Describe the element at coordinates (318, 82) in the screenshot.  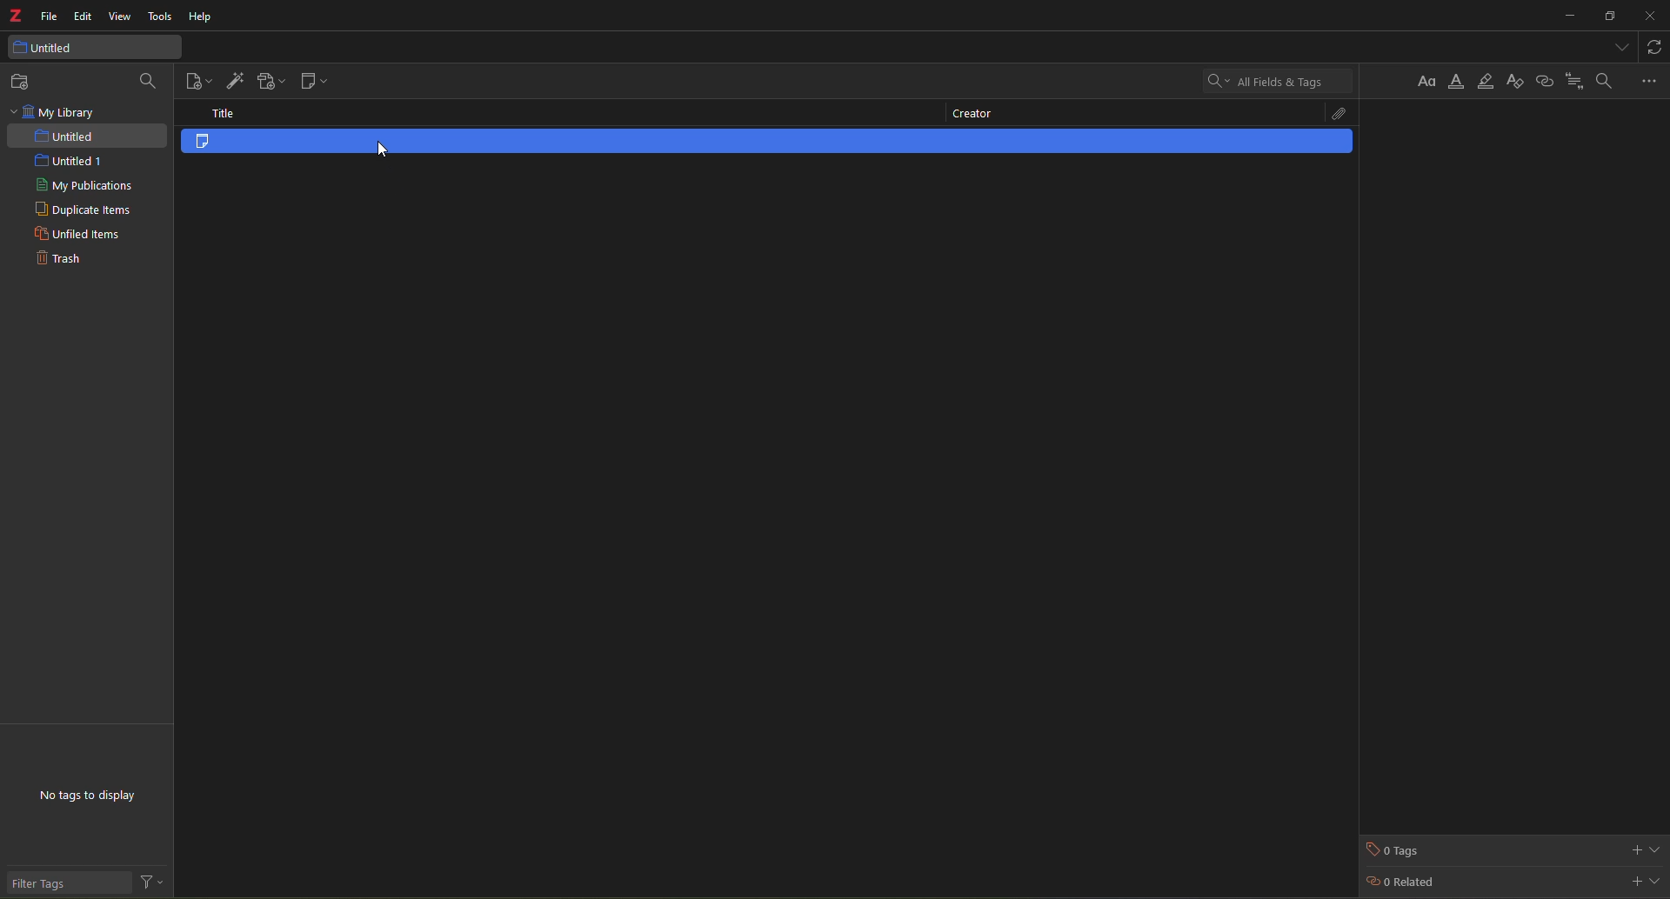
I see `new note` at that location.